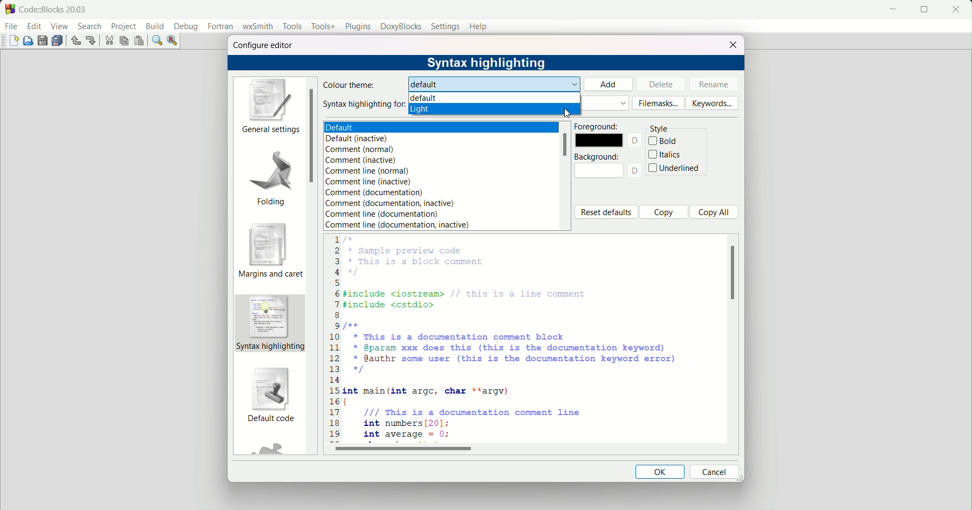 This screenshot has width=972, height=510. Describe the element at coordinates (257, 27) in the screenshot. I see `wxsmith` at that location.